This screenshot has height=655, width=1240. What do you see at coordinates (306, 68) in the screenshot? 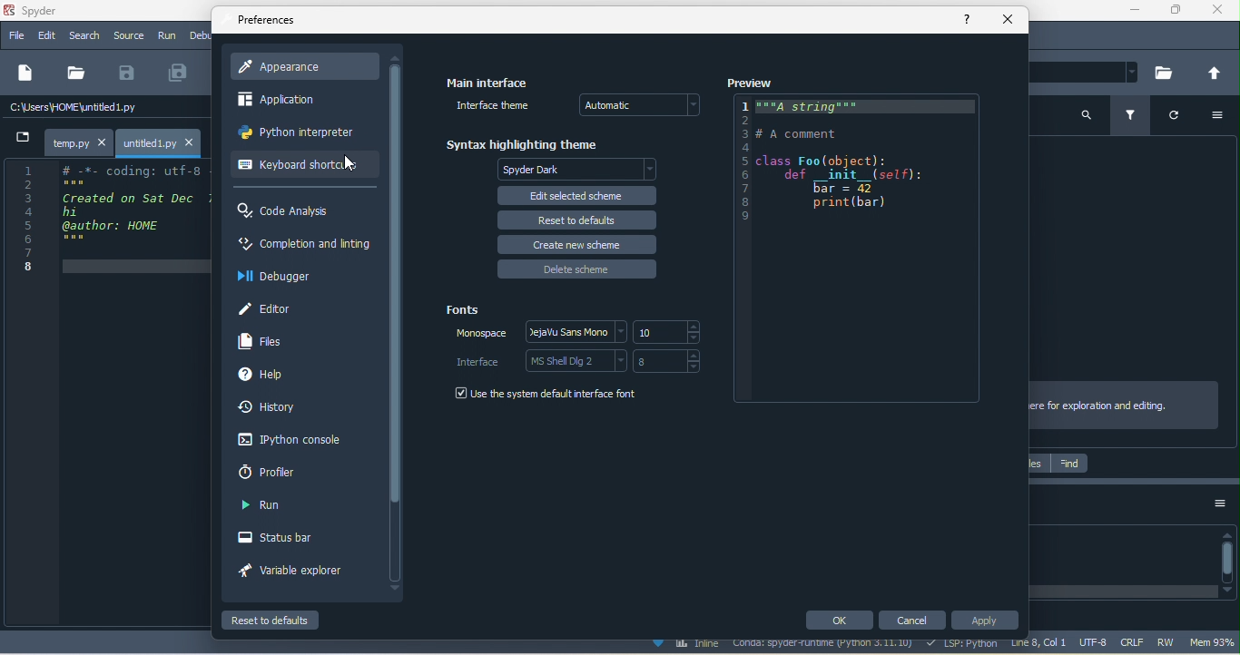
I see `appearence` at bounding box center [306, 68].